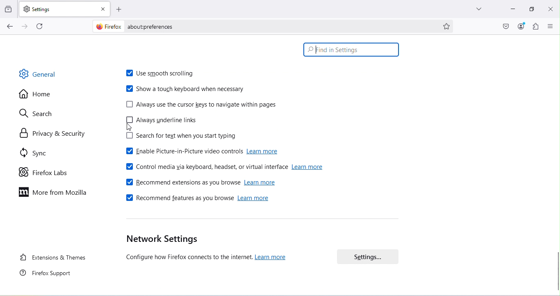  What do you see at coordinates (310, 167) in the screenshot?
I see `learn more` at bounding box center [310, 167].